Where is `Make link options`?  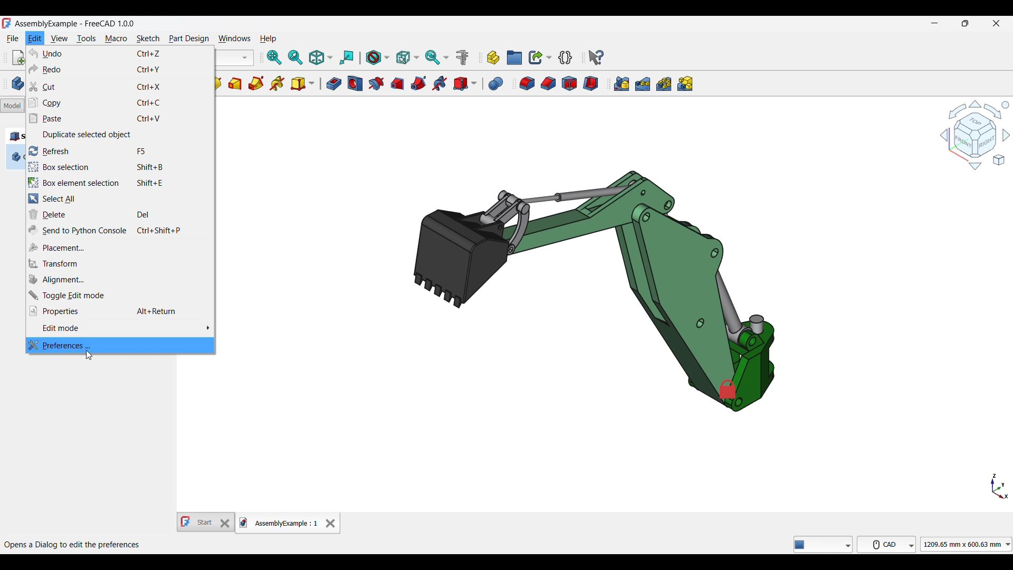
Make link options is located at coordinates (540, 58).